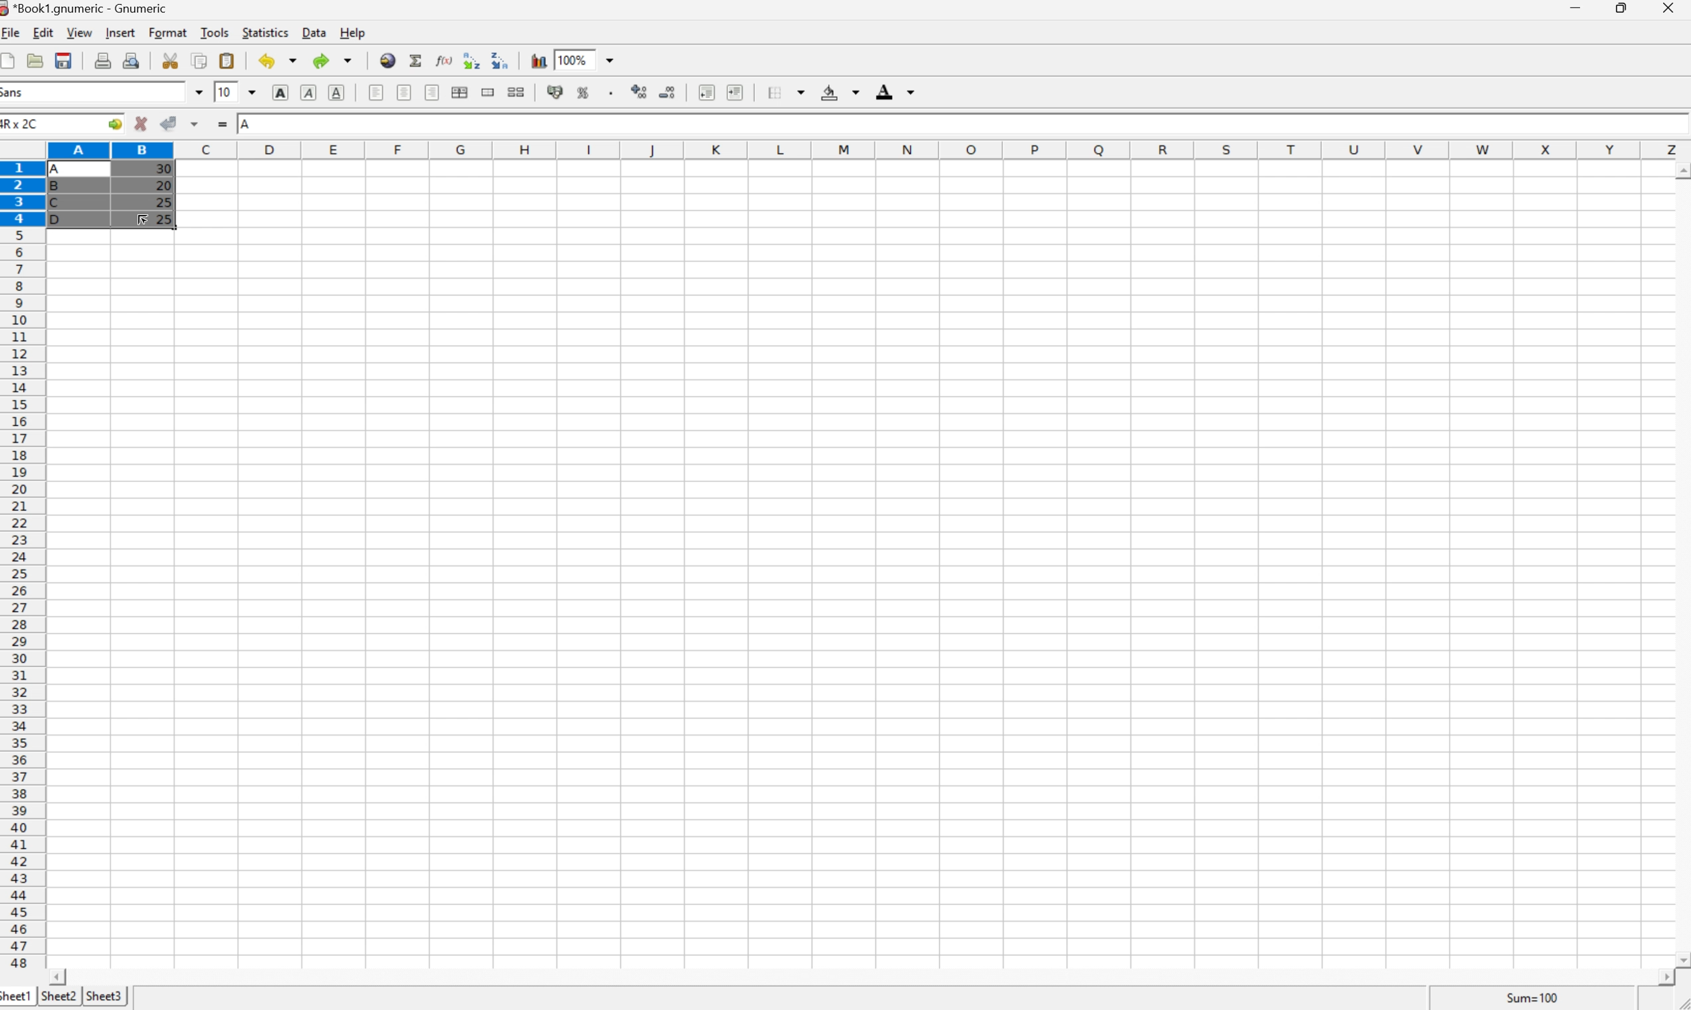 Image resolution: width=1691 pixels, height=1010 pixels. Describe the element at coordinates (584, 95) in the screenshot. I see `Format selection as percentage` at that location.